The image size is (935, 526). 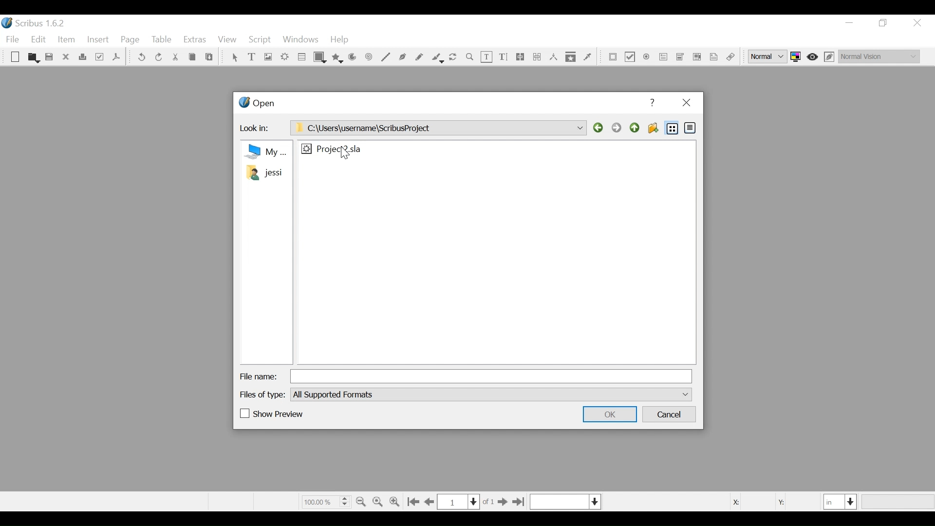 What do you see at coordinates (487, 57) in the screenshot?
I see `Edit Text Content` at bounding box center [487, 57].